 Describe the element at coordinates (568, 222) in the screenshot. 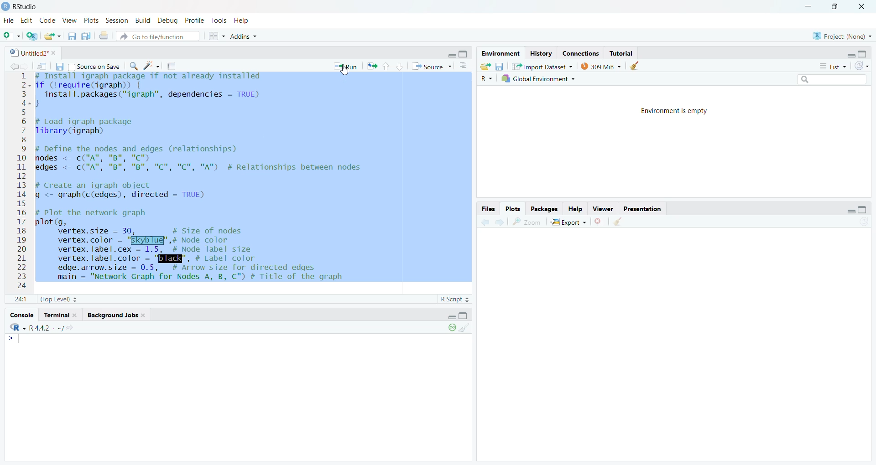

I see `Export +` at that location.